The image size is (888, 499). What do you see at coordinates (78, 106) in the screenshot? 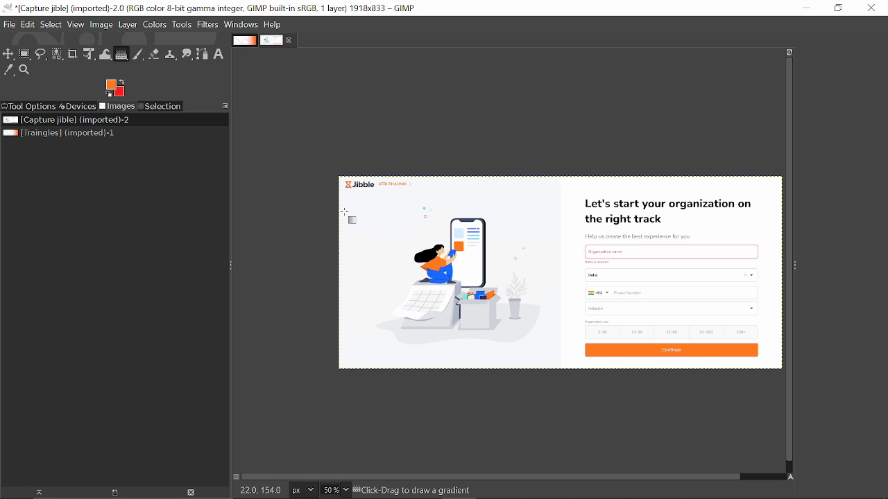
I see `Devices` at bounding box center [78, 106].